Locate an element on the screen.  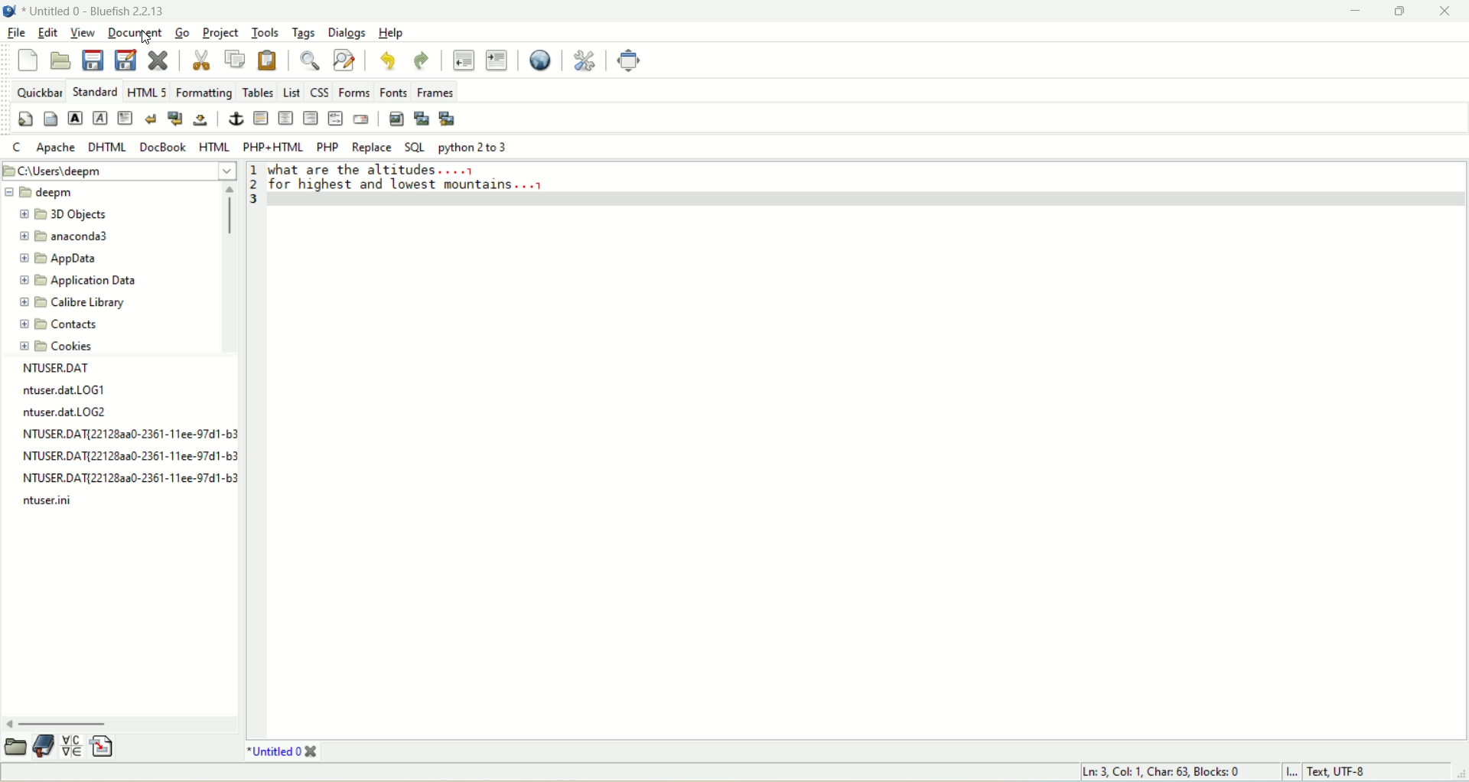
NTUSER.DAT{221282a0-2361-11ee-97d1-b3 is located at coordinates (129, 434).